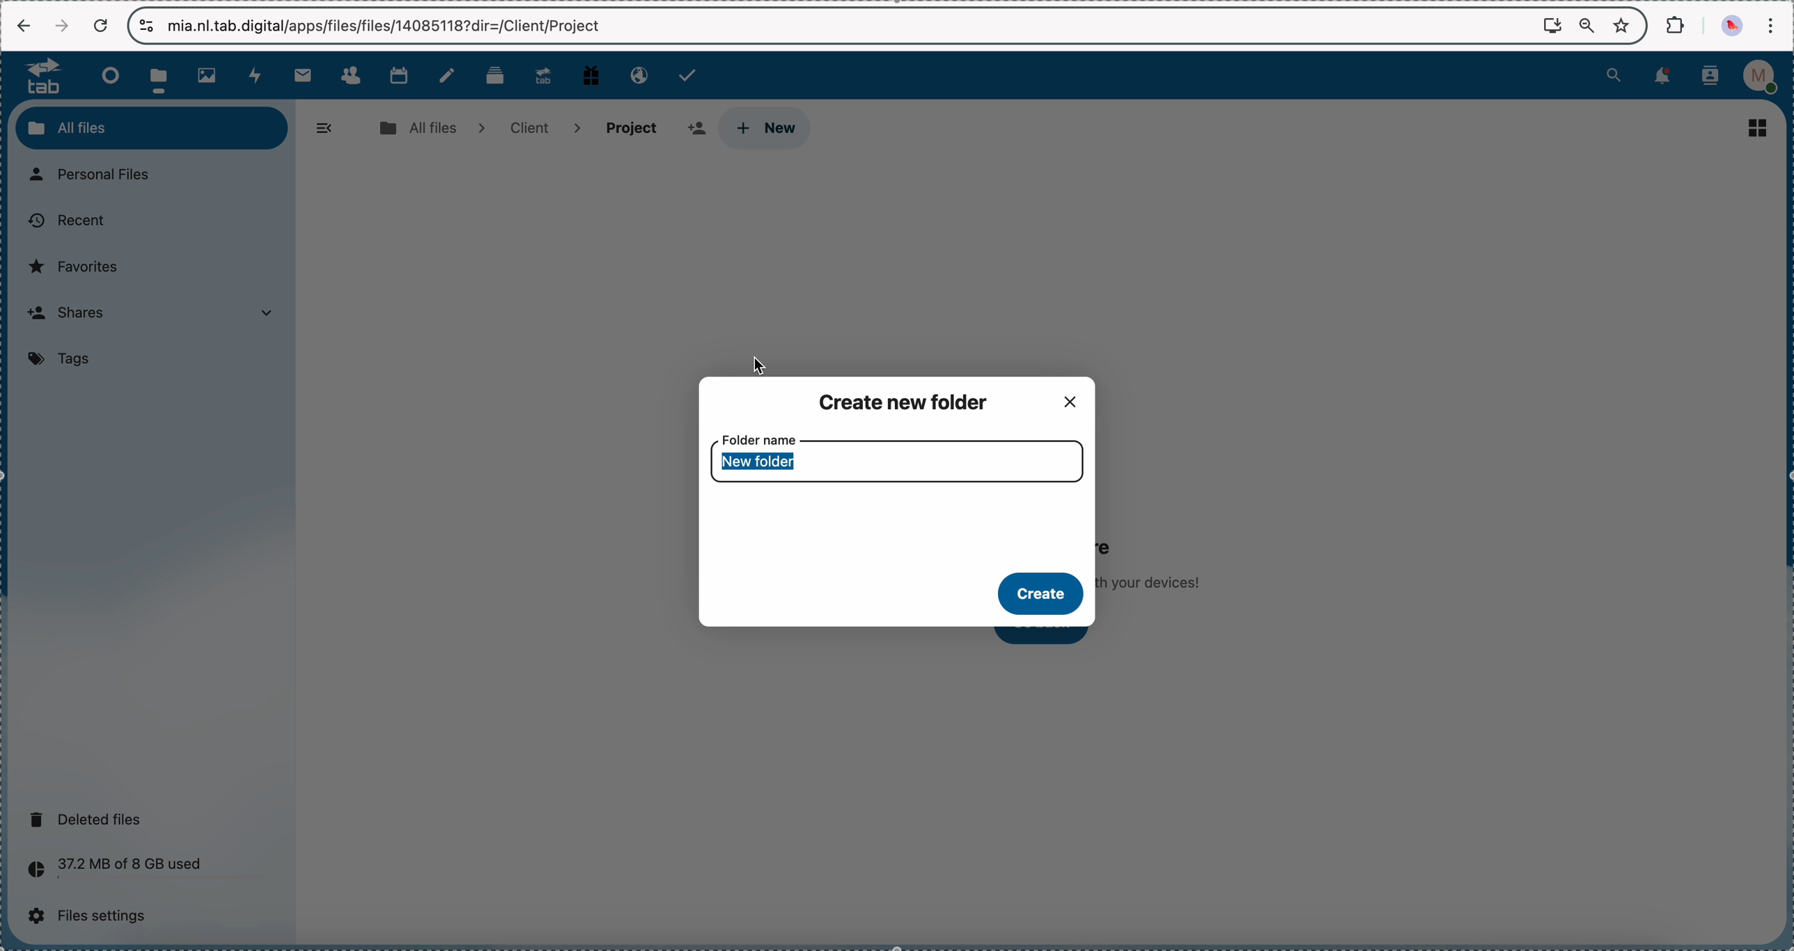 The height and width of the screenshot is (951, 1794). What do you see at coordinates (591, 74) in the screenshot?
I see `free` at bounding box center [591, 74].